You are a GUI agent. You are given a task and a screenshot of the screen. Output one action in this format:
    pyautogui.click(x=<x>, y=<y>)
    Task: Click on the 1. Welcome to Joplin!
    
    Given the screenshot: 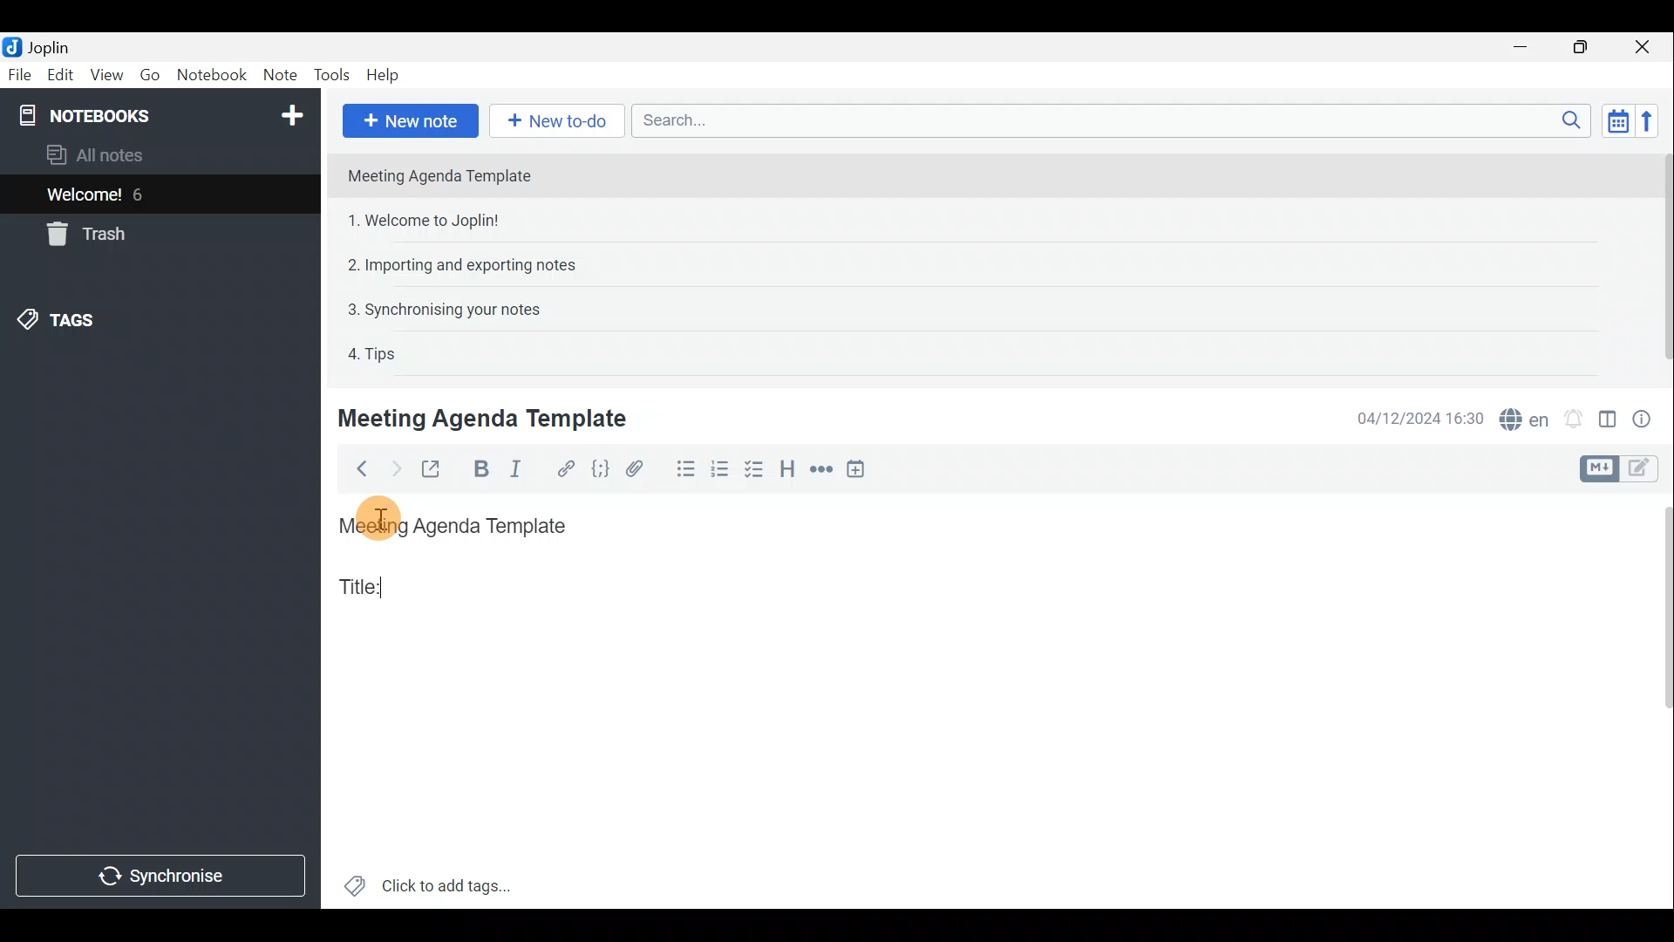 What is the action you would take?
    pyautogui.click(x=429, y=220)
    